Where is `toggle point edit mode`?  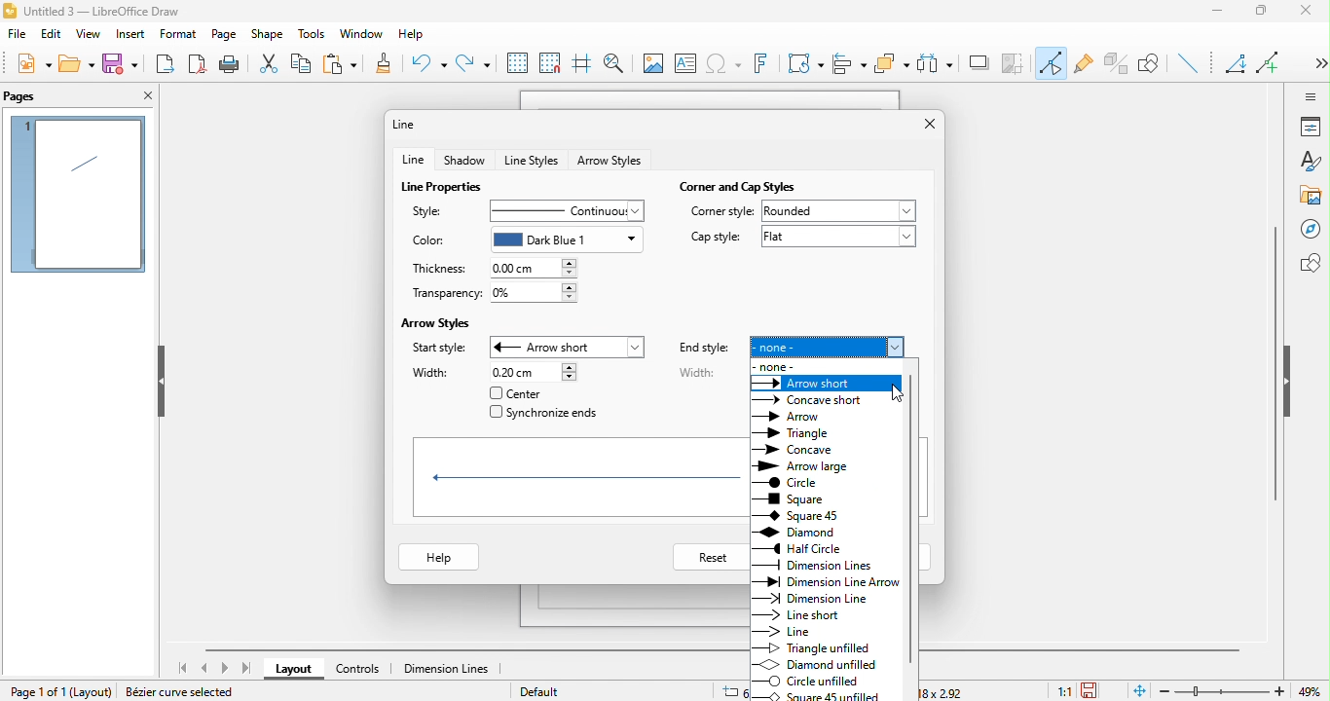 toggle point edit mode is located at coordinates (1053, 65).